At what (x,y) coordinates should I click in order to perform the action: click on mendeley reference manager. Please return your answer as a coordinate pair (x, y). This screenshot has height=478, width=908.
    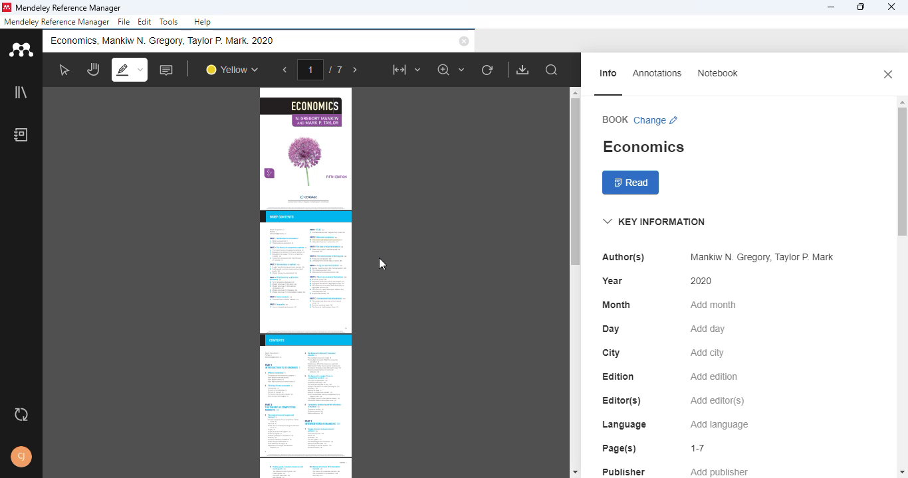
    Looking at the image, I should click on (57, 22).